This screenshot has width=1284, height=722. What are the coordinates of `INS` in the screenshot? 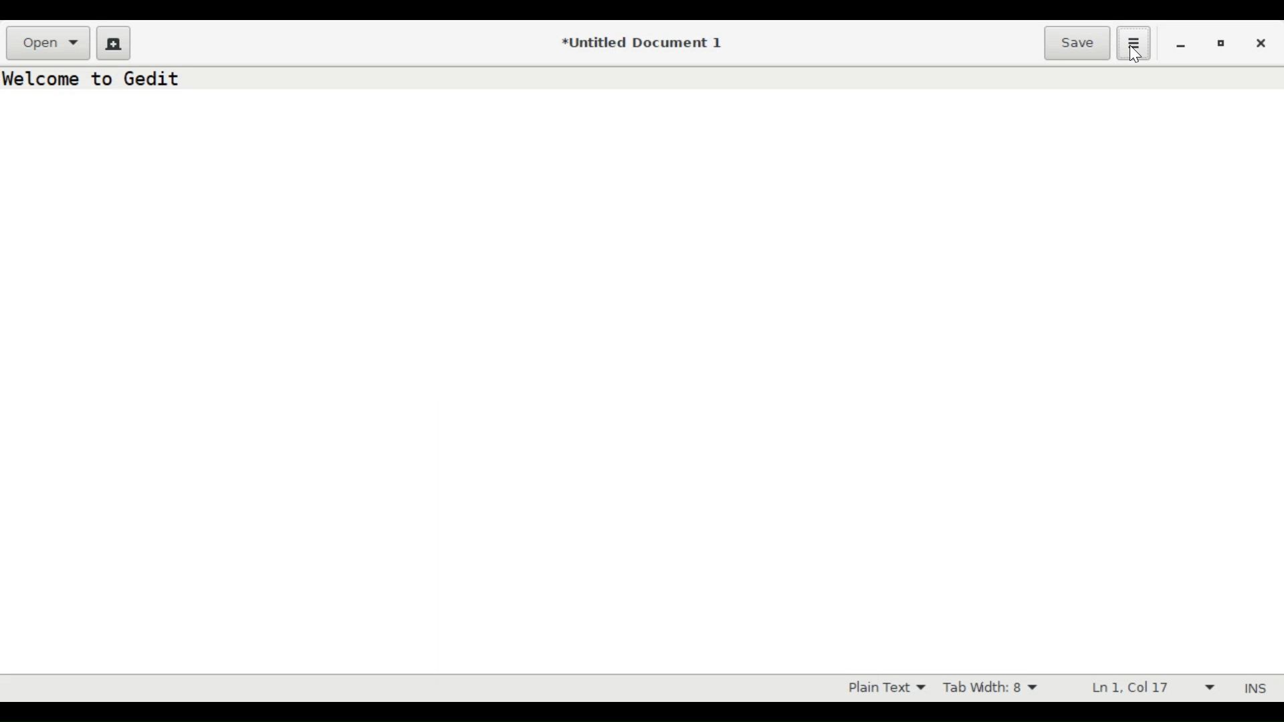 It's located at (1257, 689).